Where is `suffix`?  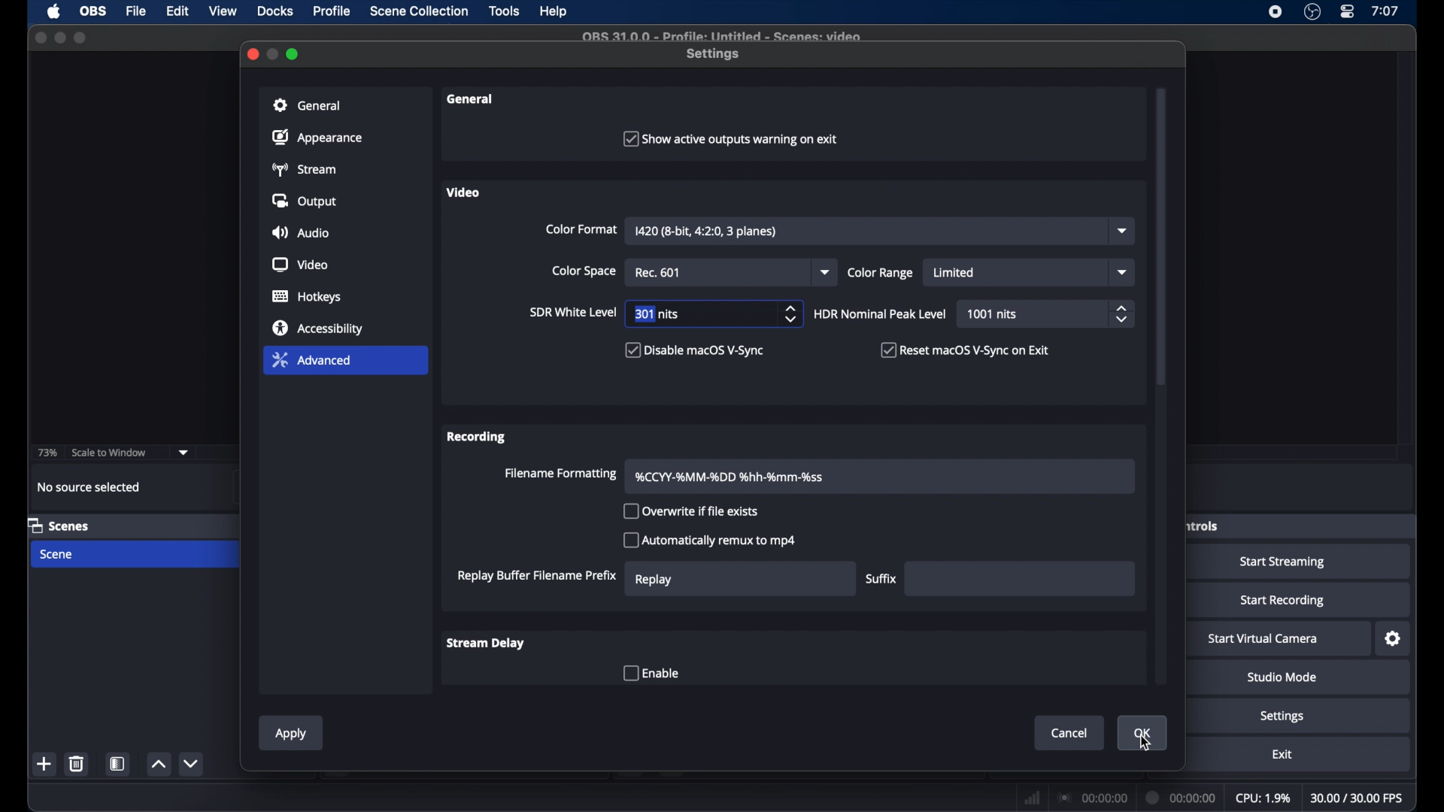 suffix is located at coordinates (883, 579).